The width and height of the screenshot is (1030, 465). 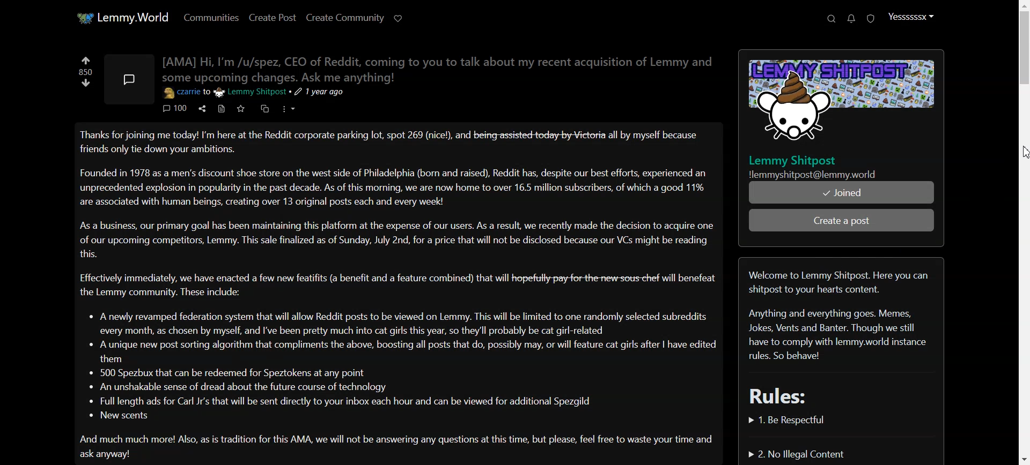 I want to click on Save, so click(x=242, y=109).